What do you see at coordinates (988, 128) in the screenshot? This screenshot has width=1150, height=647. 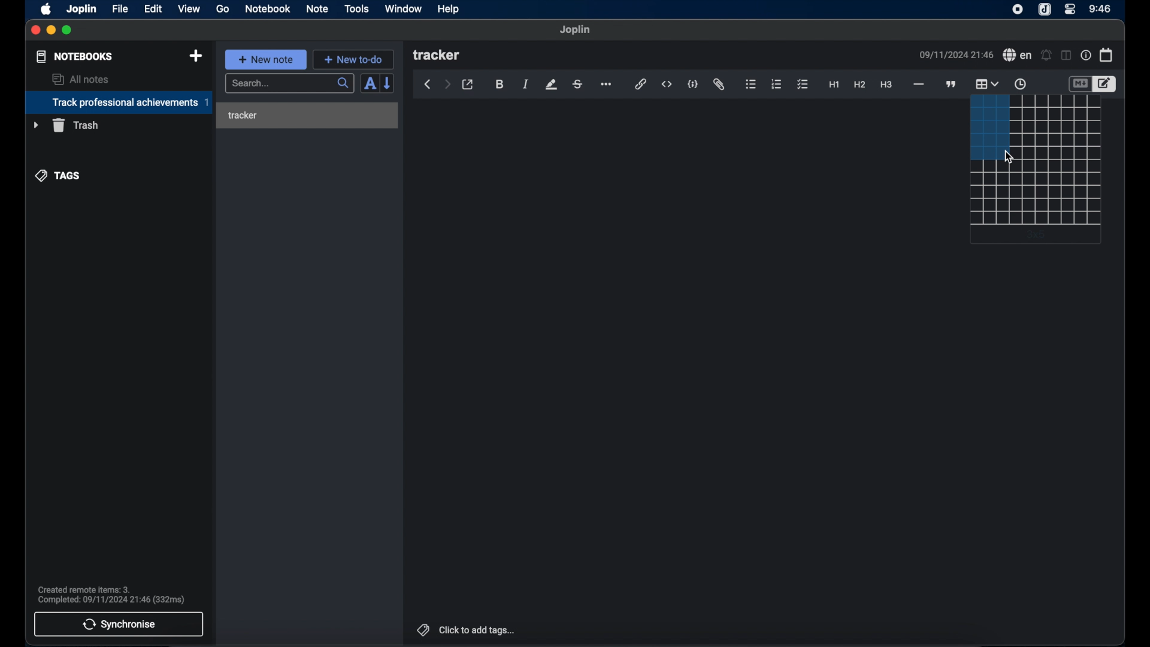 I see `selected rows and columns` at bounding box center [988, 128].